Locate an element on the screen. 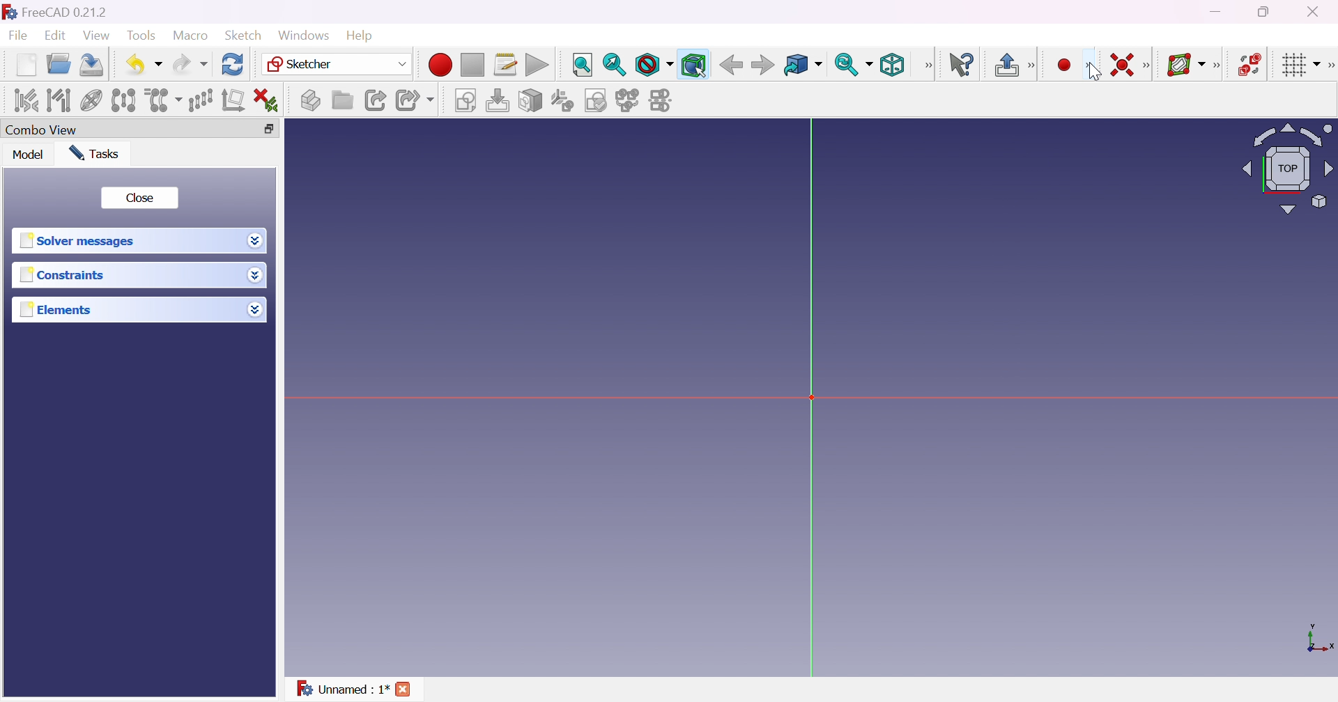  Refresh is located at coordinates (234, 64).